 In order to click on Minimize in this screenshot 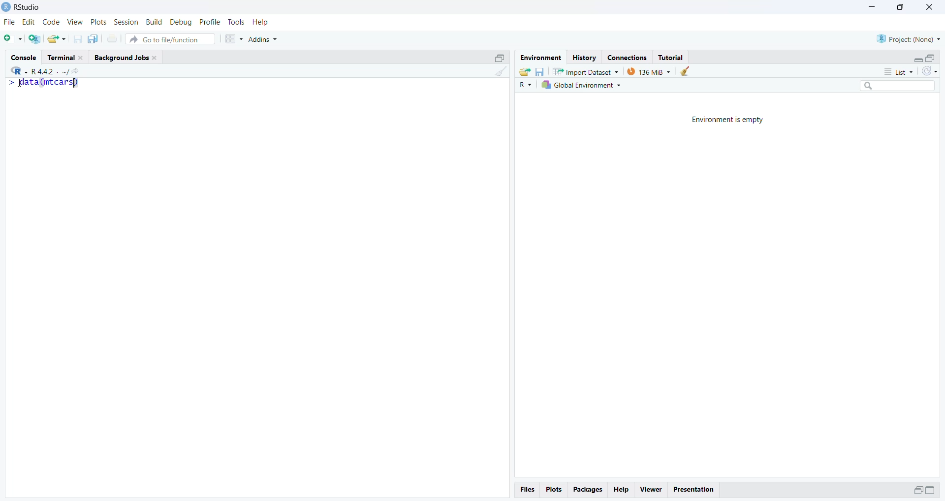, I will do `click(872, 7)`.